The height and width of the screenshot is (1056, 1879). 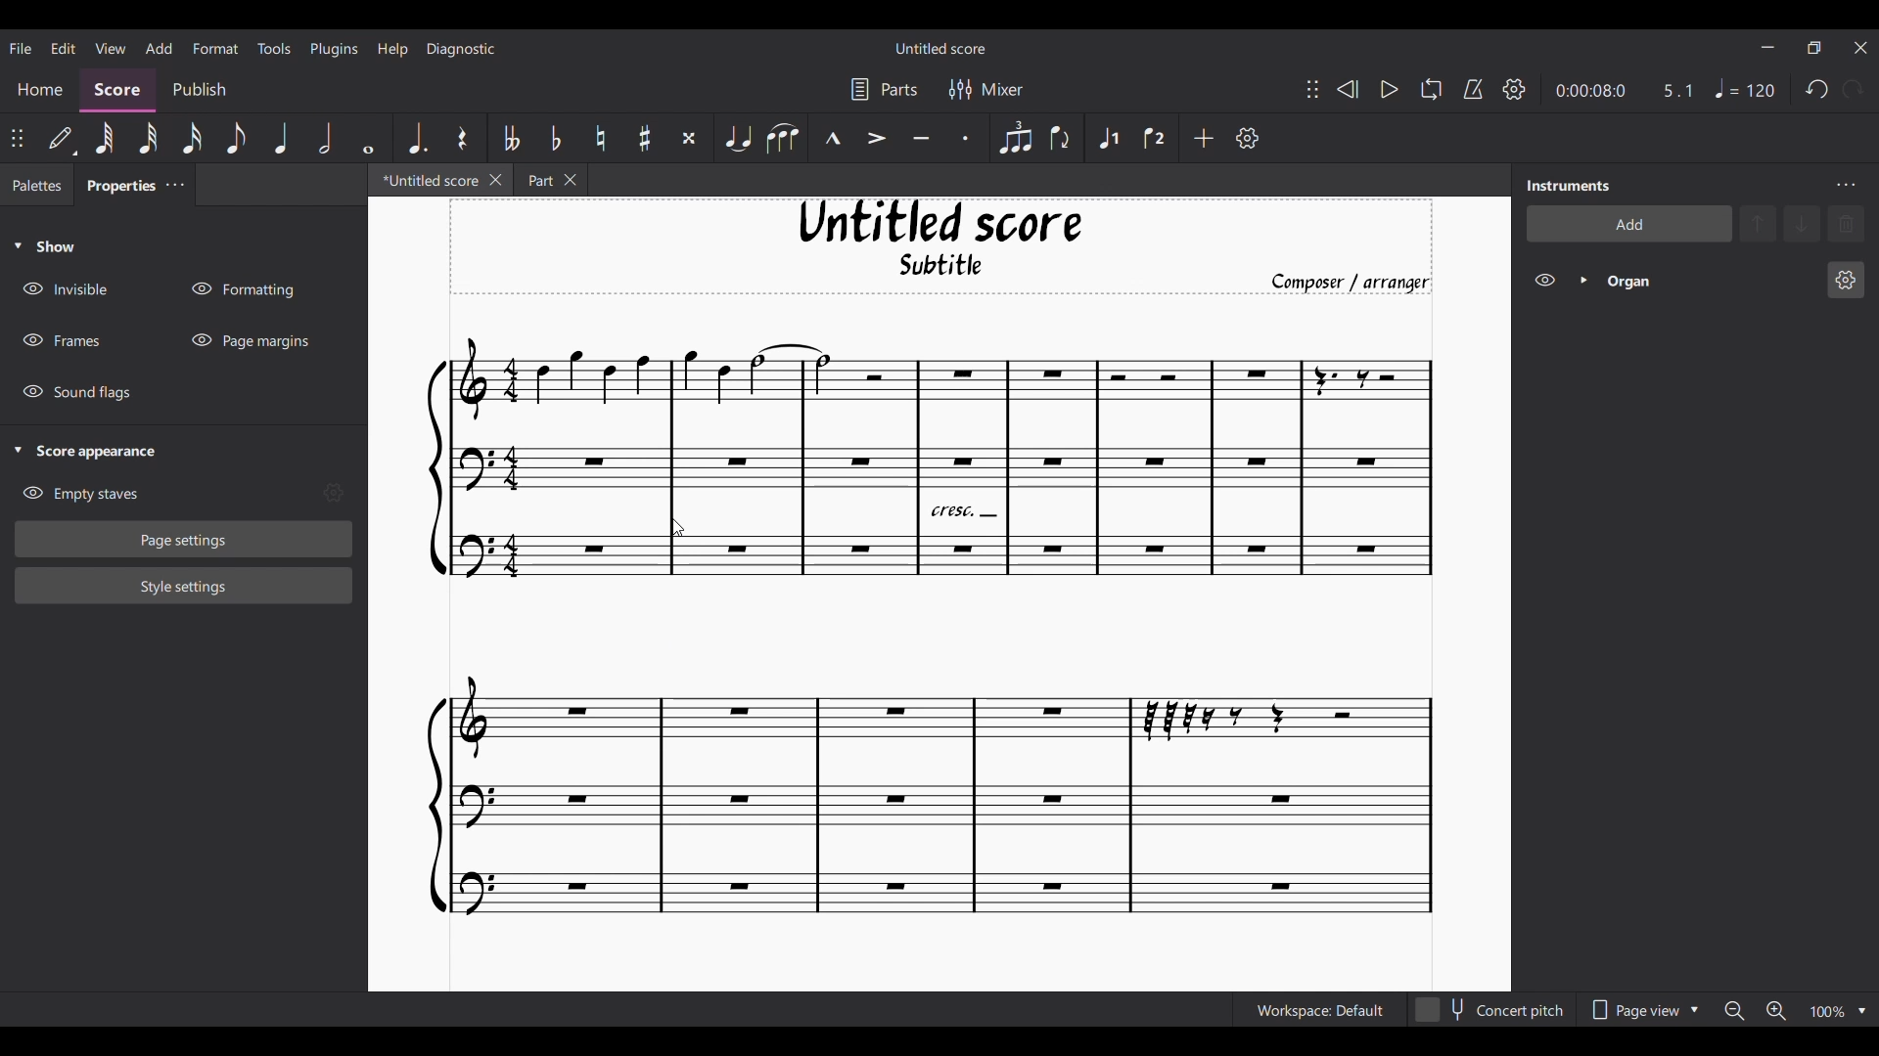 I want to click on Voice 1, so click(x=1106, y=138).